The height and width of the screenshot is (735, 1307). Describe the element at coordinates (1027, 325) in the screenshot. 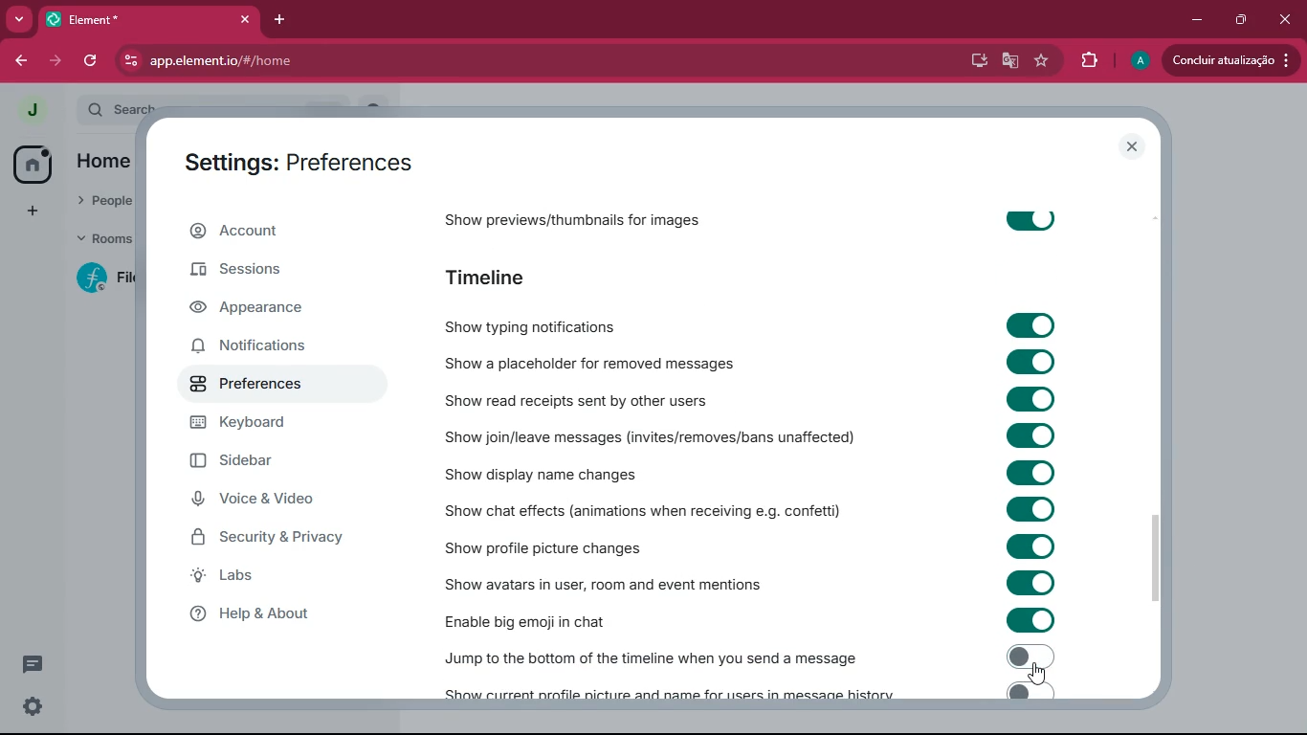

I see `toggle on ` at that location.